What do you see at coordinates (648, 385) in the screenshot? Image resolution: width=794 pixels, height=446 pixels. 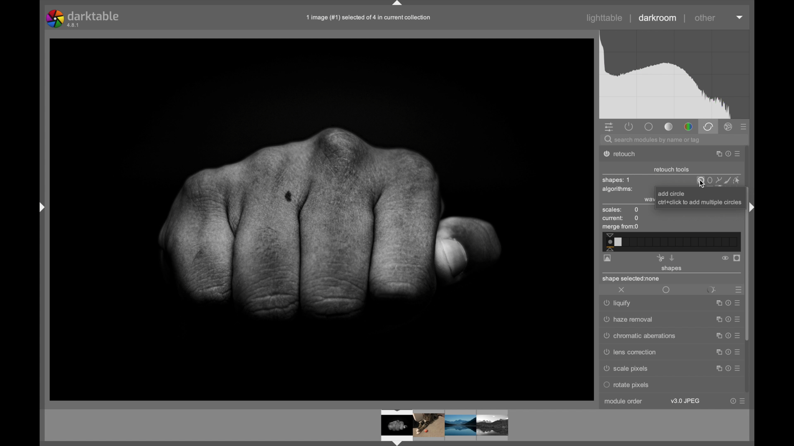 I see `rotate pixels` at bounding box center [648, 385].